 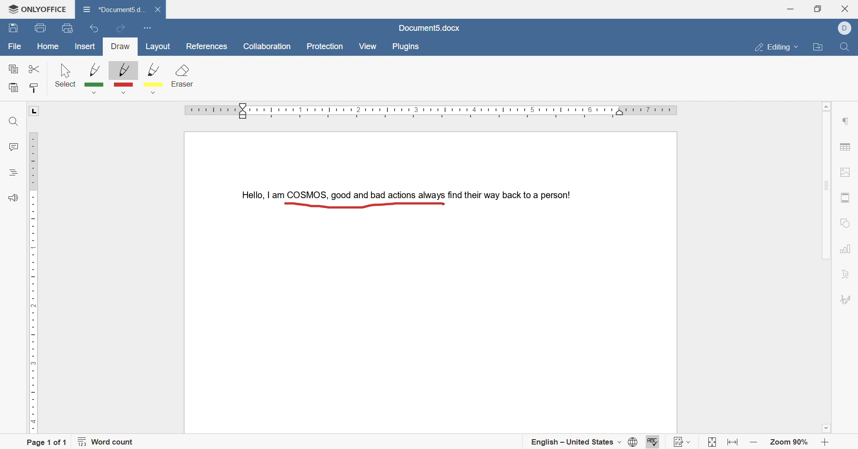 I want to click on insert, so click(x=85, y=47).